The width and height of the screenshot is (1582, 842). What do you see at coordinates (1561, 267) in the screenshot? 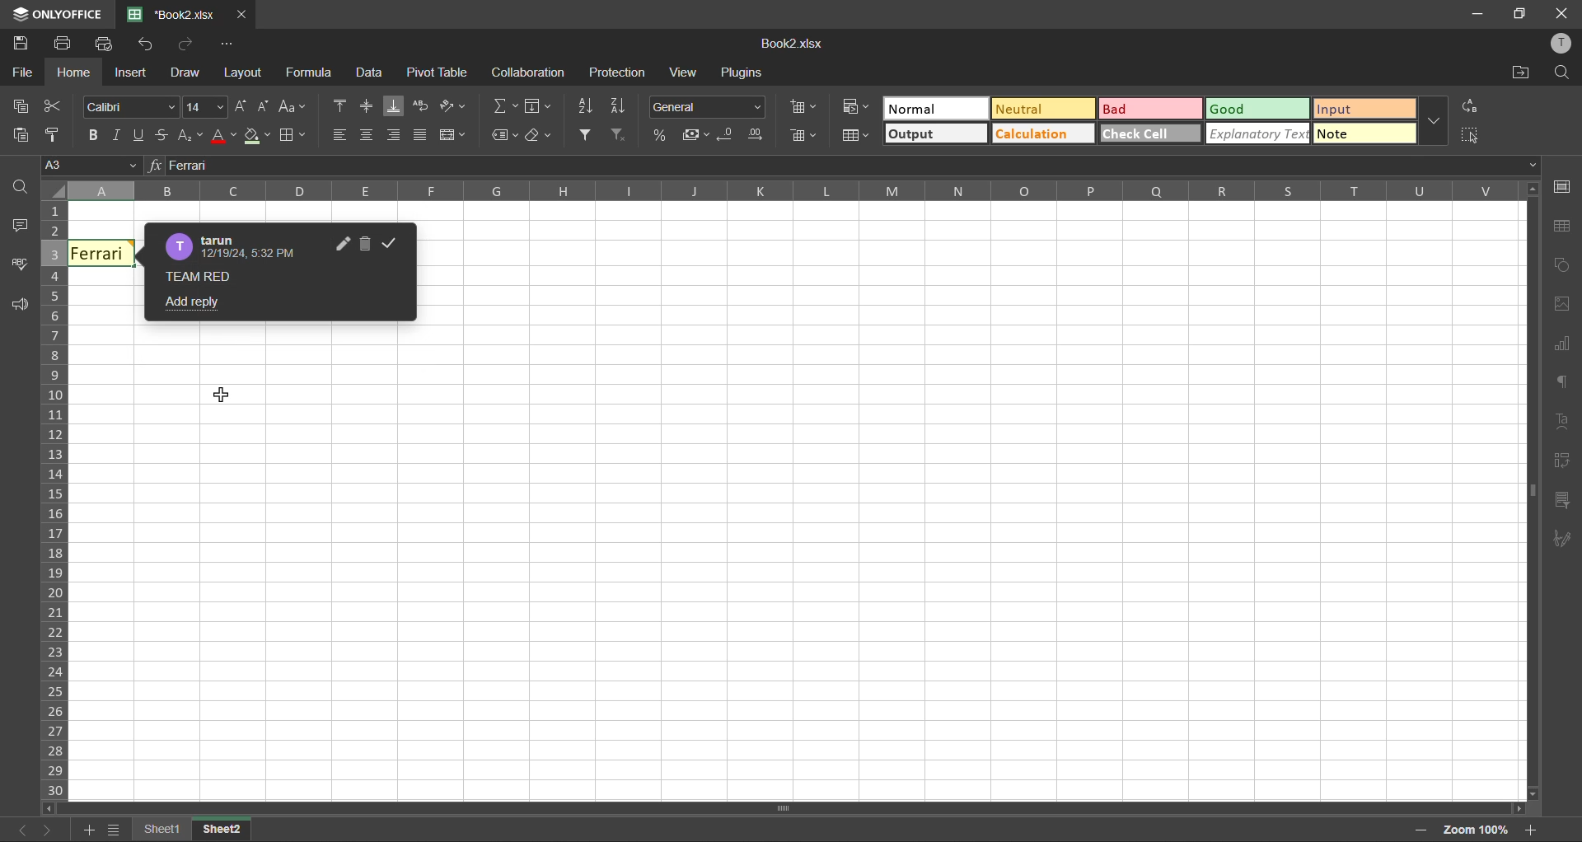
I see `shapes` at bounding box center [1561, 267].